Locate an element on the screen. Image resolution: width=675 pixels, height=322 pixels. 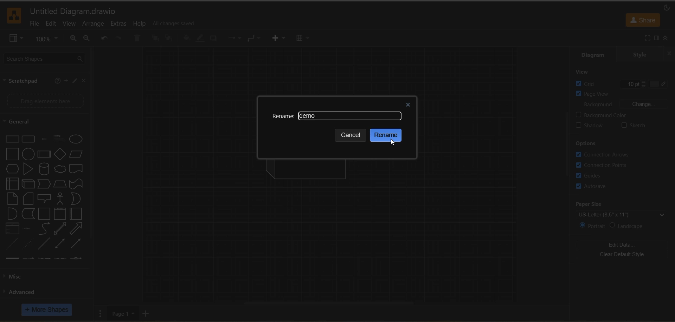
undo is located at coordinates (104, 38).